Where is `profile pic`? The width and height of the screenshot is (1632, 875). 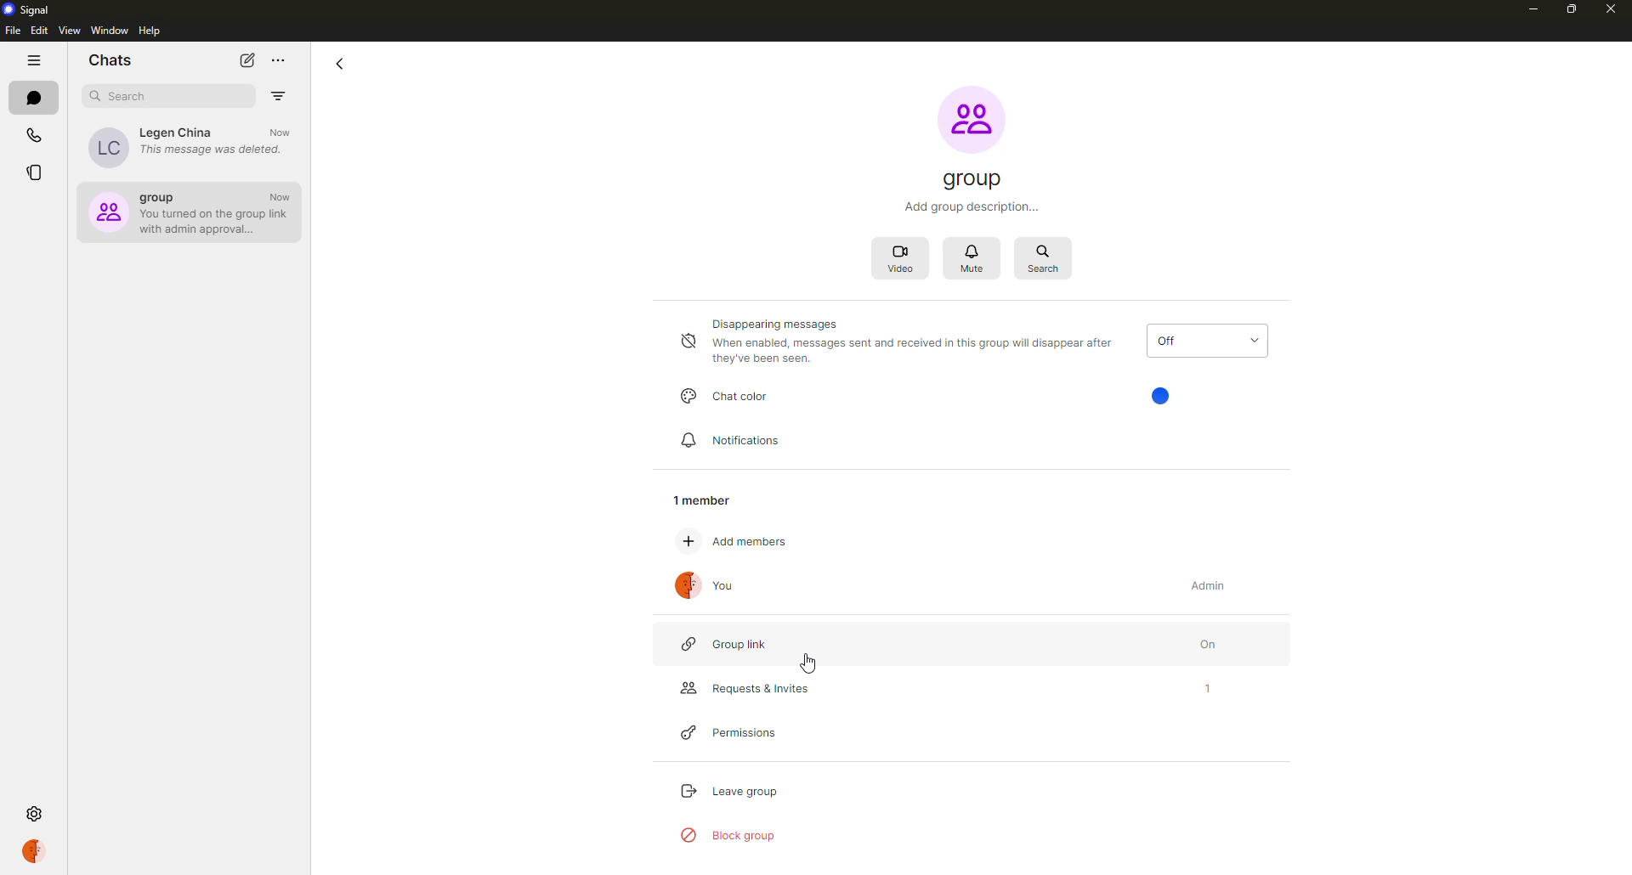
profile pic is located at coordinates (972, 120).